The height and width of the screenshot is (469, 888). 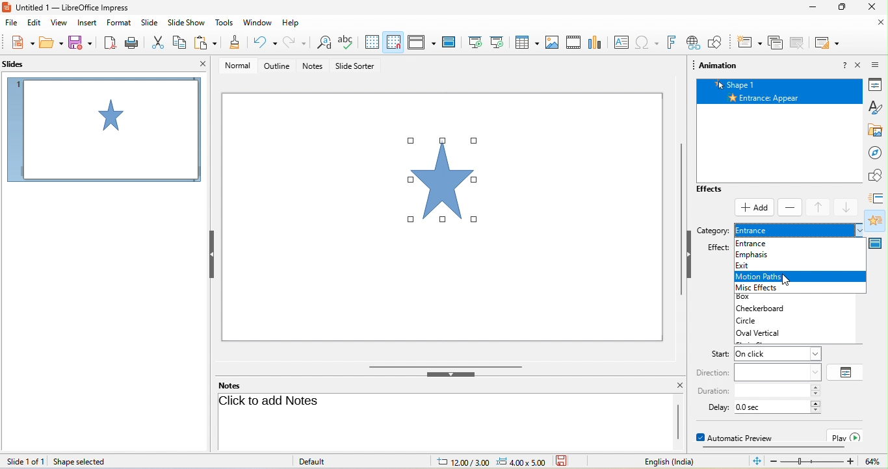 What do you see at coordinates (828, 44) in the screenshot?
I see `slide layout` at bounding box center [828, 44].